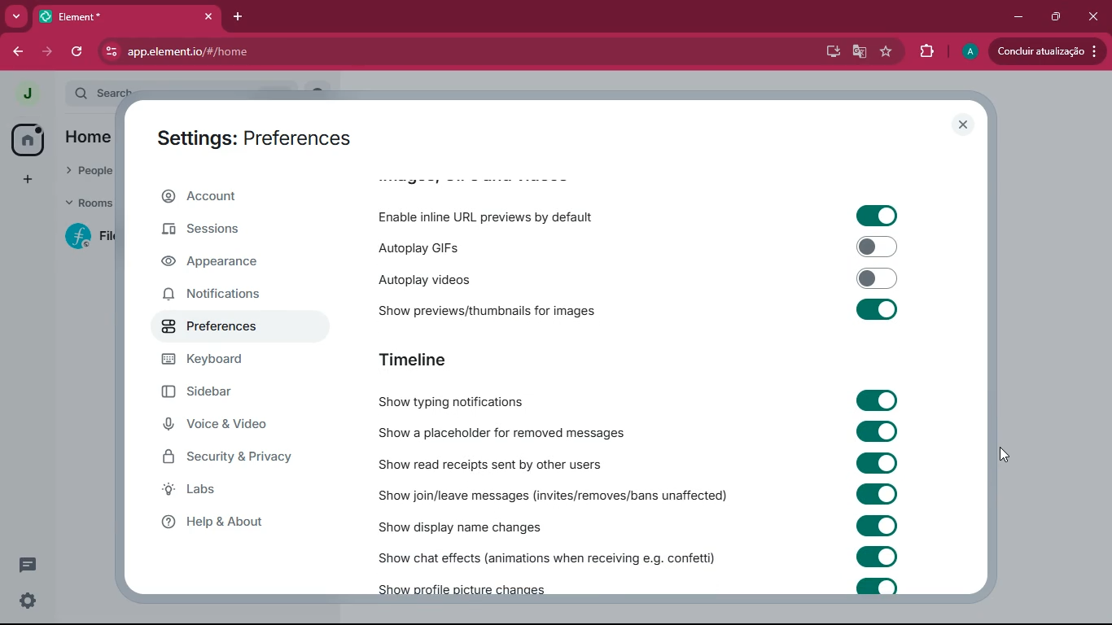 This screenshot has width=1112, height=625. I want to click on profile picture, so click(973, 50).